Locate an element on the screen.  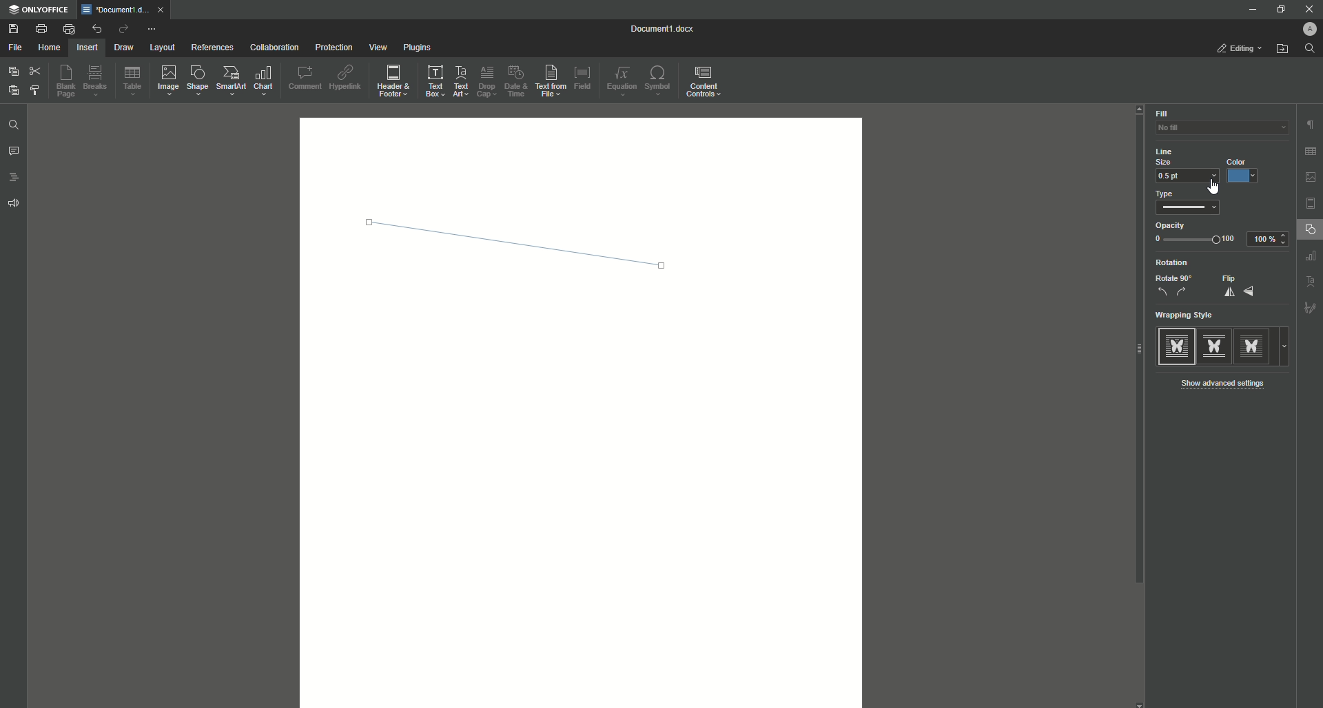
Feedback is located at coordinates (12, 206).